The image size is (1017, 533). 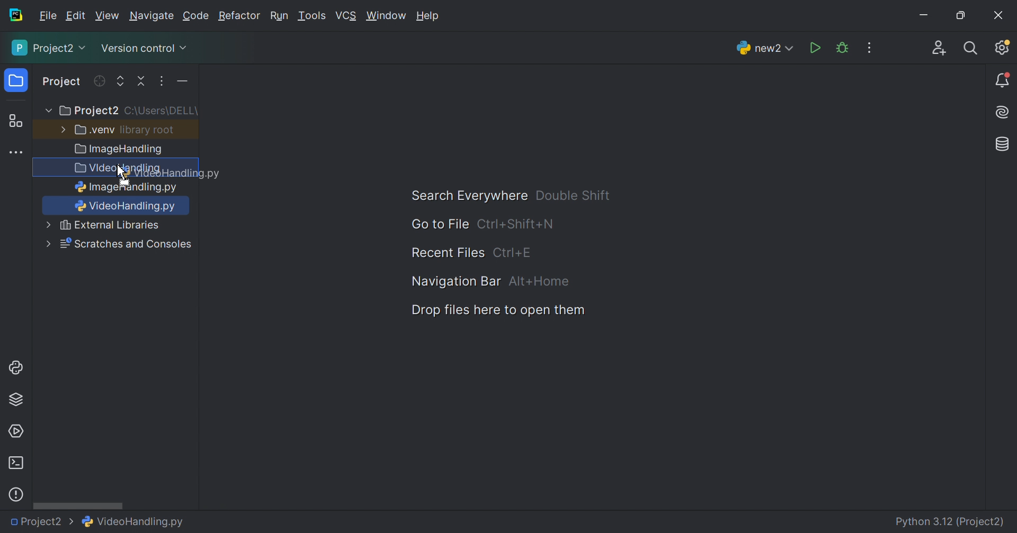 I want to click on Version control, so click(x=143, y=50).